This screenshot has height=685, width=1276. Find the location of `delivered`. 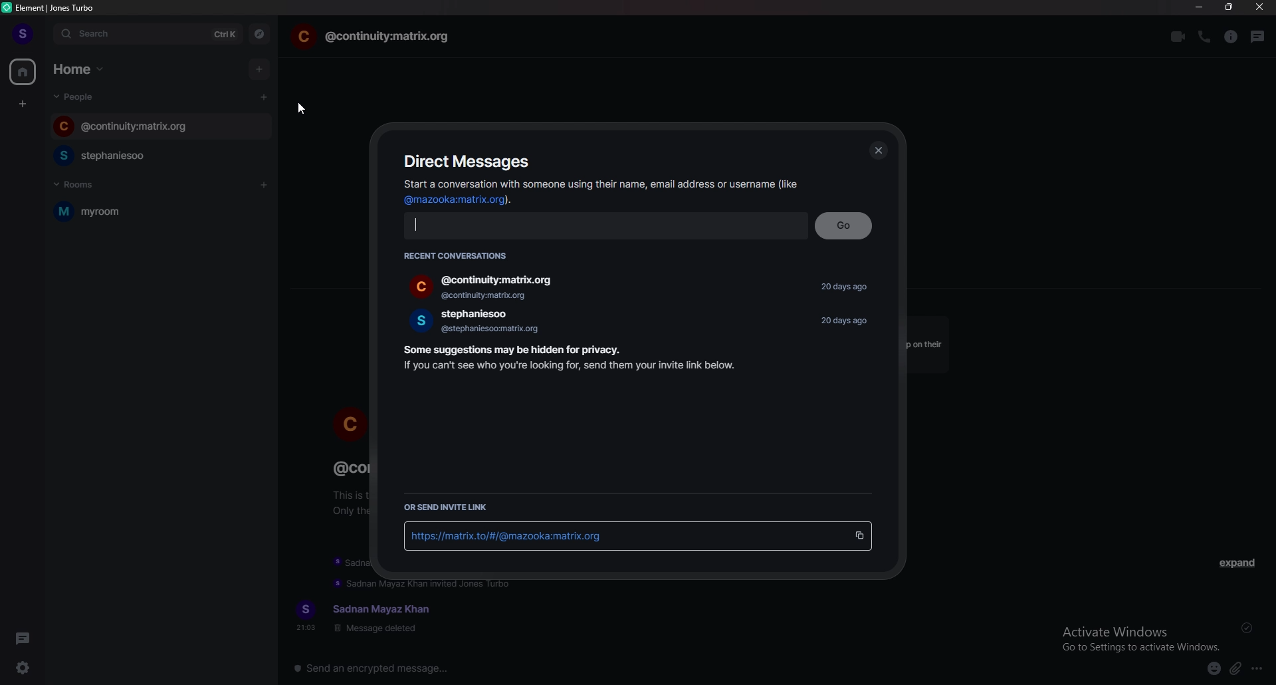

delivered is located at coordinates (1248, 628).